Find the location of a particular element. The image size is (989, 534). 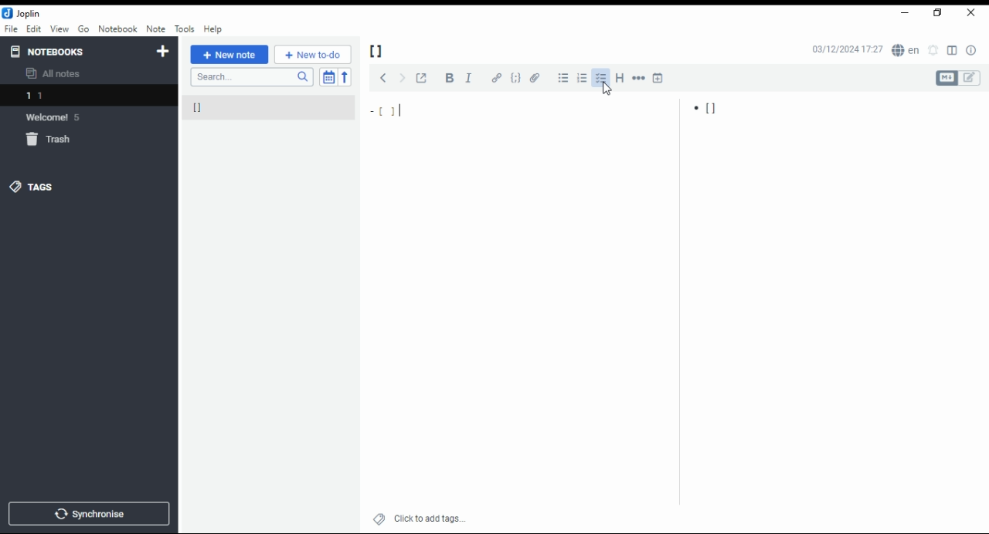

03/12/2024 17:27 is located at coordinates (847, 49).